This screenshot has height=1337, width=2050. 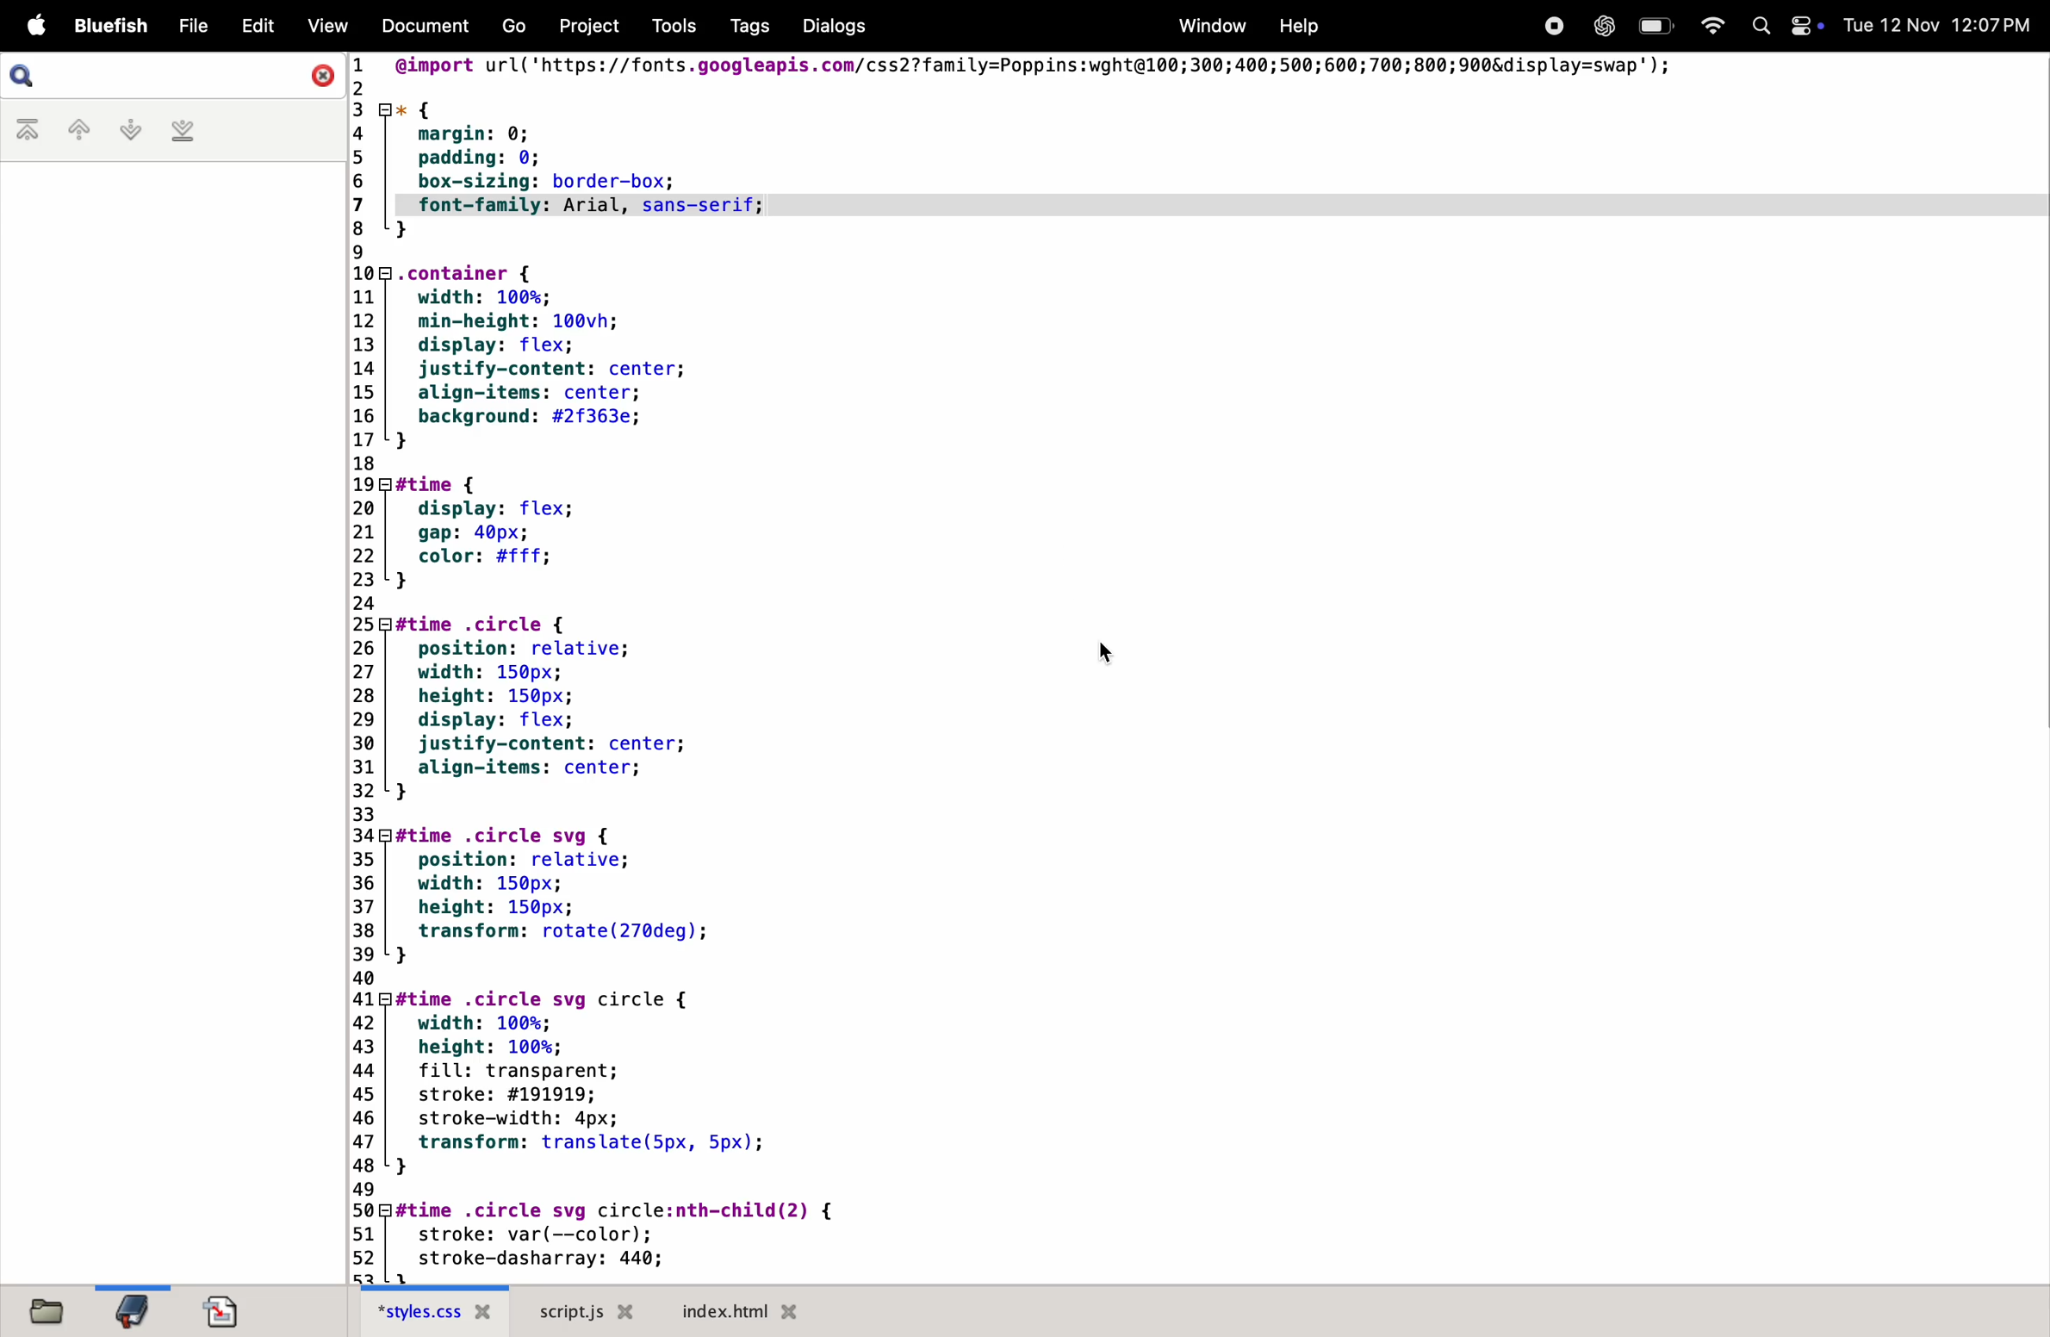 What do you see at coordinates (590, 1311) in the screenshot?
I see `script.js` at bounding box center [590, 1311].